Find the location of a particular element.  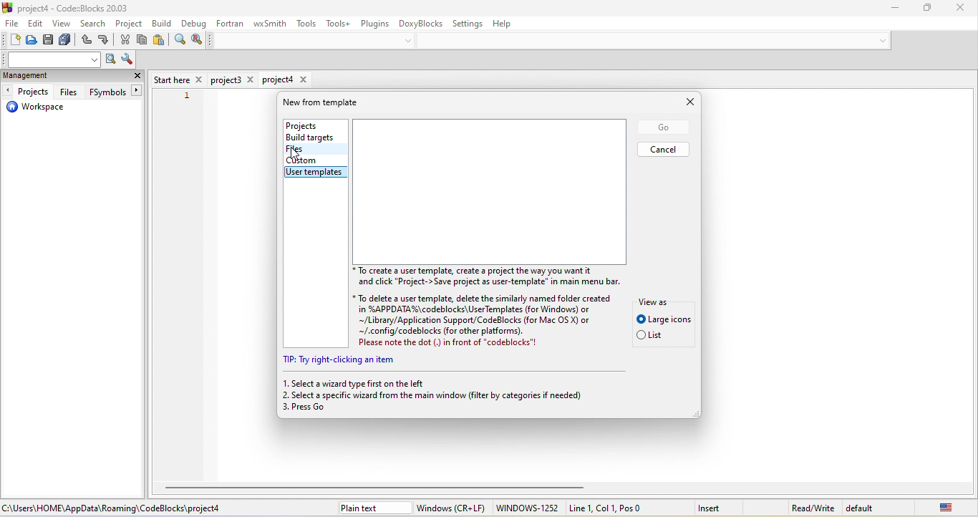

start here is located at coordinates (178, 79).